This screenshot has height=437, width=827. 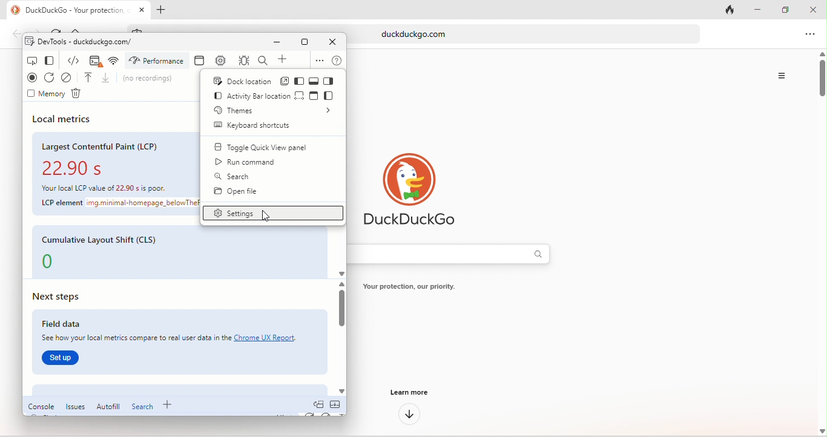 What do you see at coordinates (337, 402) in the screenshot?
I see `collapse` at bounding box center [337, 402].